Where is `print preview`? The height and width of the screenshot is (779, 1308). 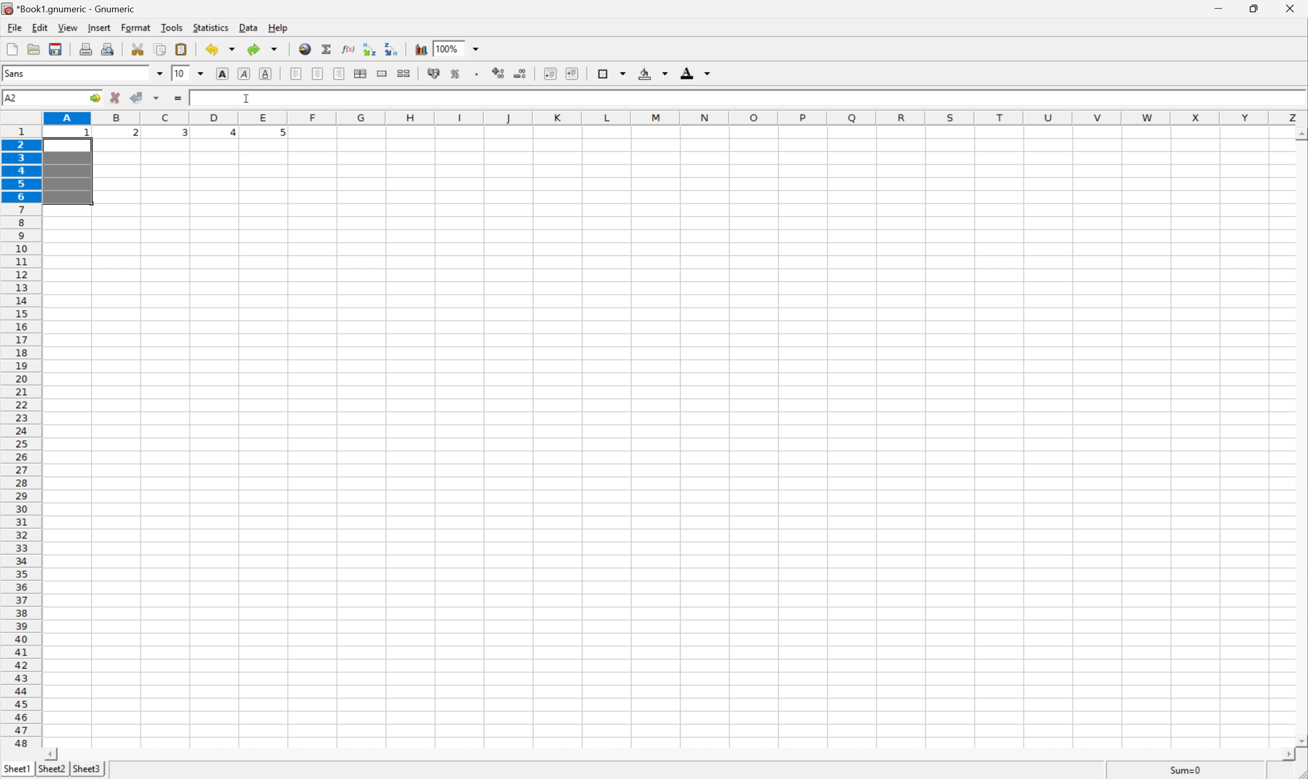
print preview is located at coordinates (109, 48).